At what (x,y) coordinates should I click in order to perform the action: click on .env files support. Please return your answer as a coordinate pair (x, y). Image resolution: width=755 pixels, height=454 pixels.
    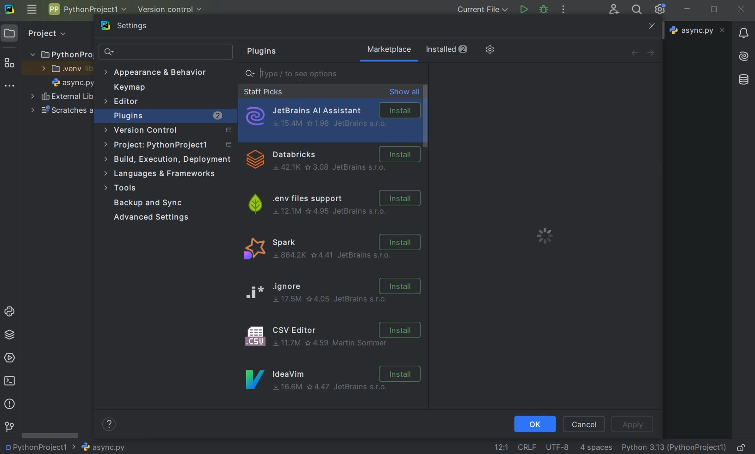
    Looking at the image, I should click on (332, 203).